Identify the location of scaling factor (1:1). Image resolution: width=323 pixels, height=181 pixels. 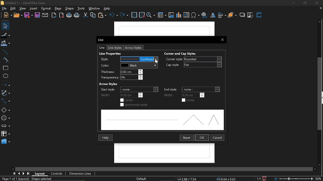
(259, 179).